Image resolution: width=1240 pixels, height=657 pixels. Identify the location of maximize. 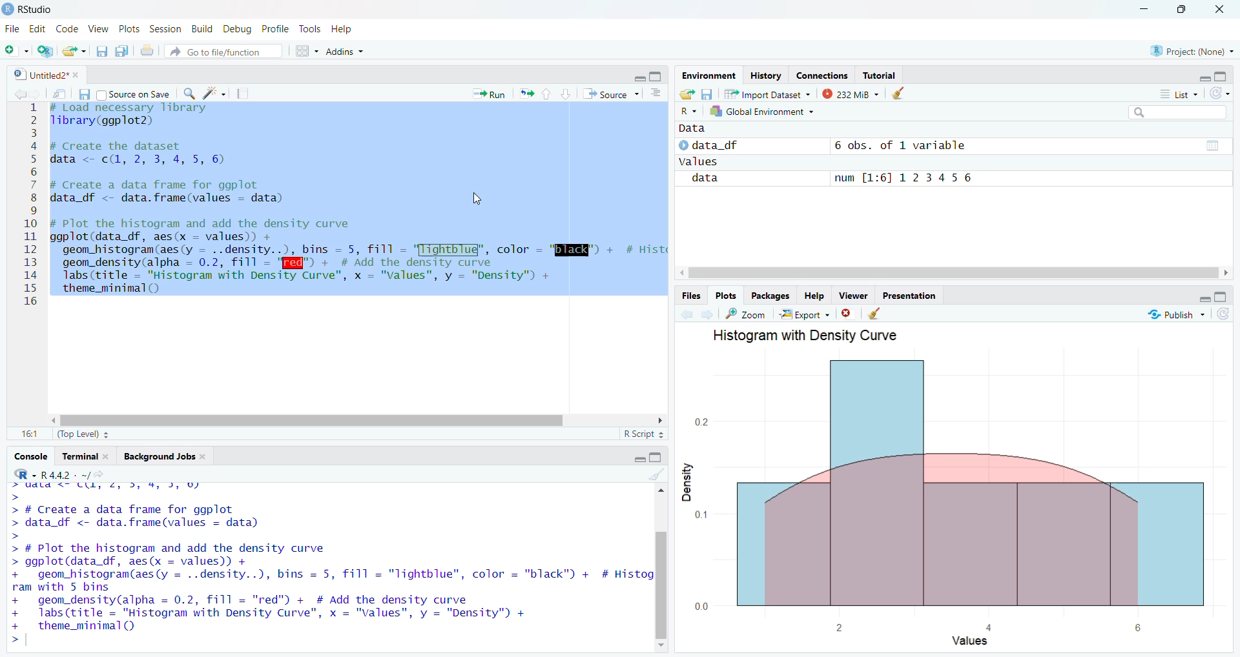
(656, 77).